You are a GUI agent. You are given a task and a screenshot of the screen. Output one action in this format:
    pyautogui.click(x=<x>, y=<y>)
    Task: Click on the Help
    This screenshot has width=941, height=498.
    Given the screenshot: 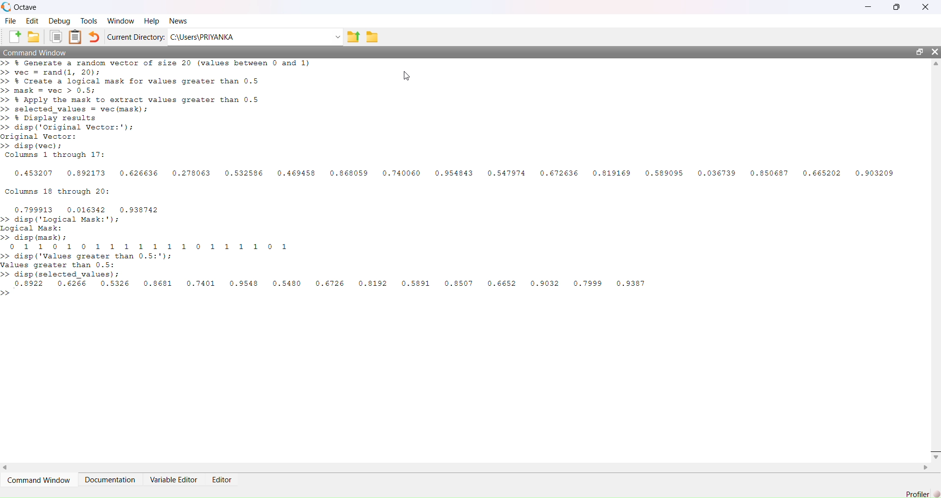 What is the action you would take?
    pyautogui.click(x=152, y=23)
    